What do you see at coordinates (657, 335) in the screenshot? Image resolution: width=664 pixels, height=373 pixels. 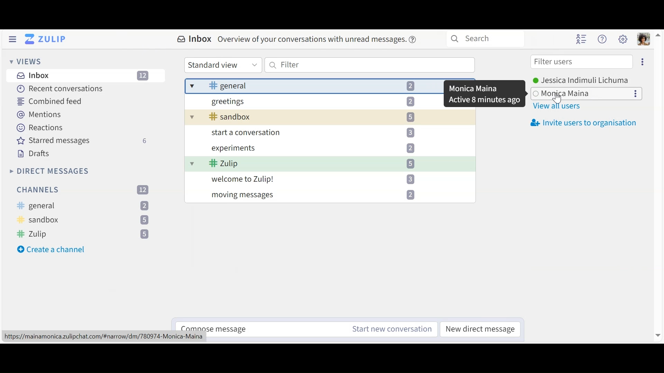 I see `move down` at bounding box center [657, 335].